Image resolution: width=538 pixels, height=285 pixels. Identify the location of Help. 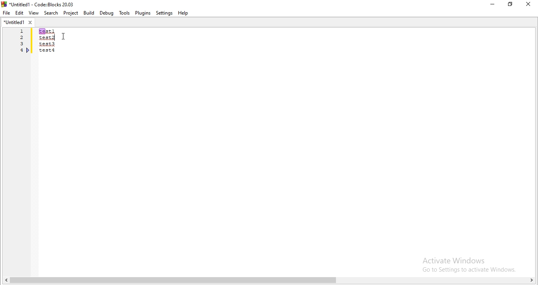
(185, 14).